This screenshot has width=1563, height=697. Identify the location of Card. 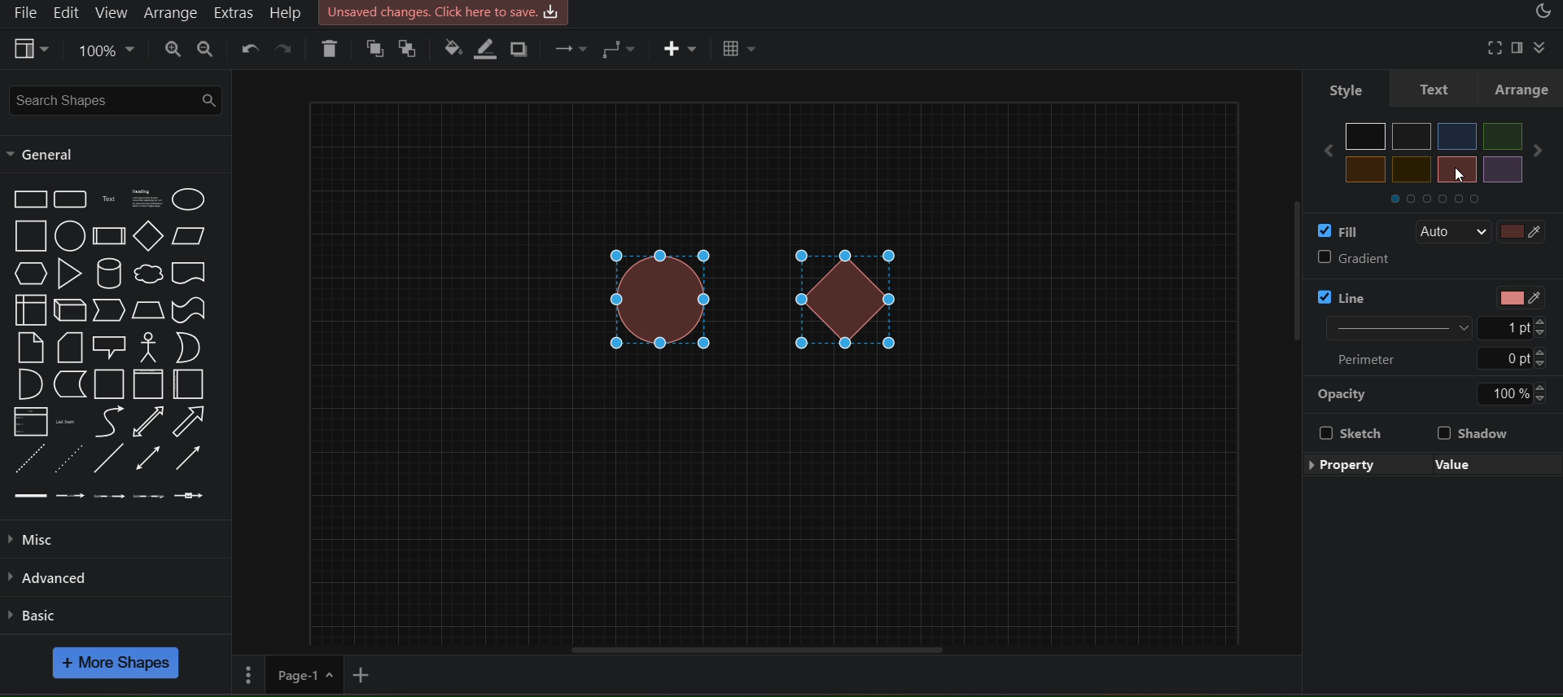
(69, 348).